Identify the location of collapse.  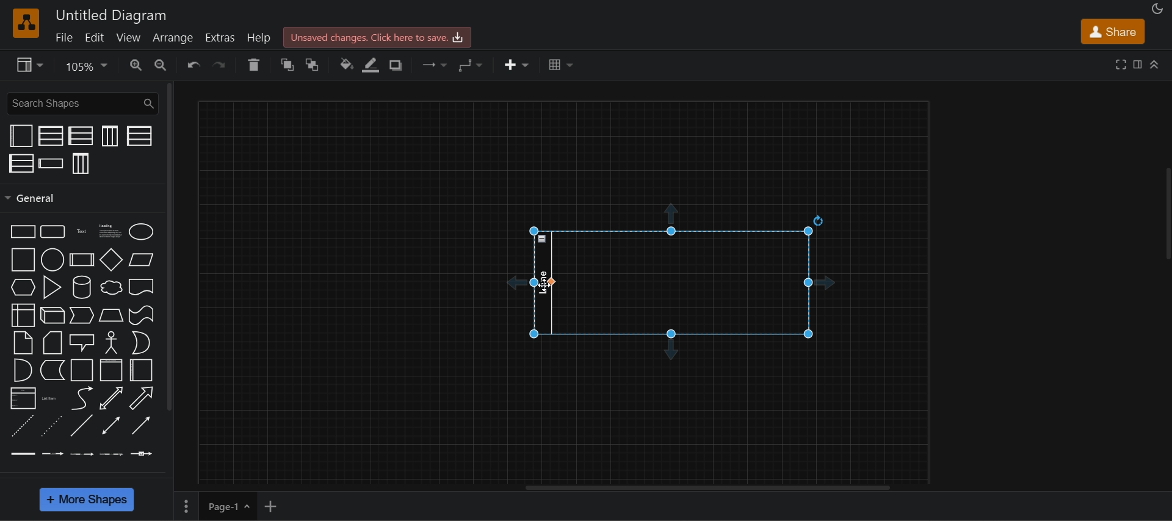
(1164, 217).